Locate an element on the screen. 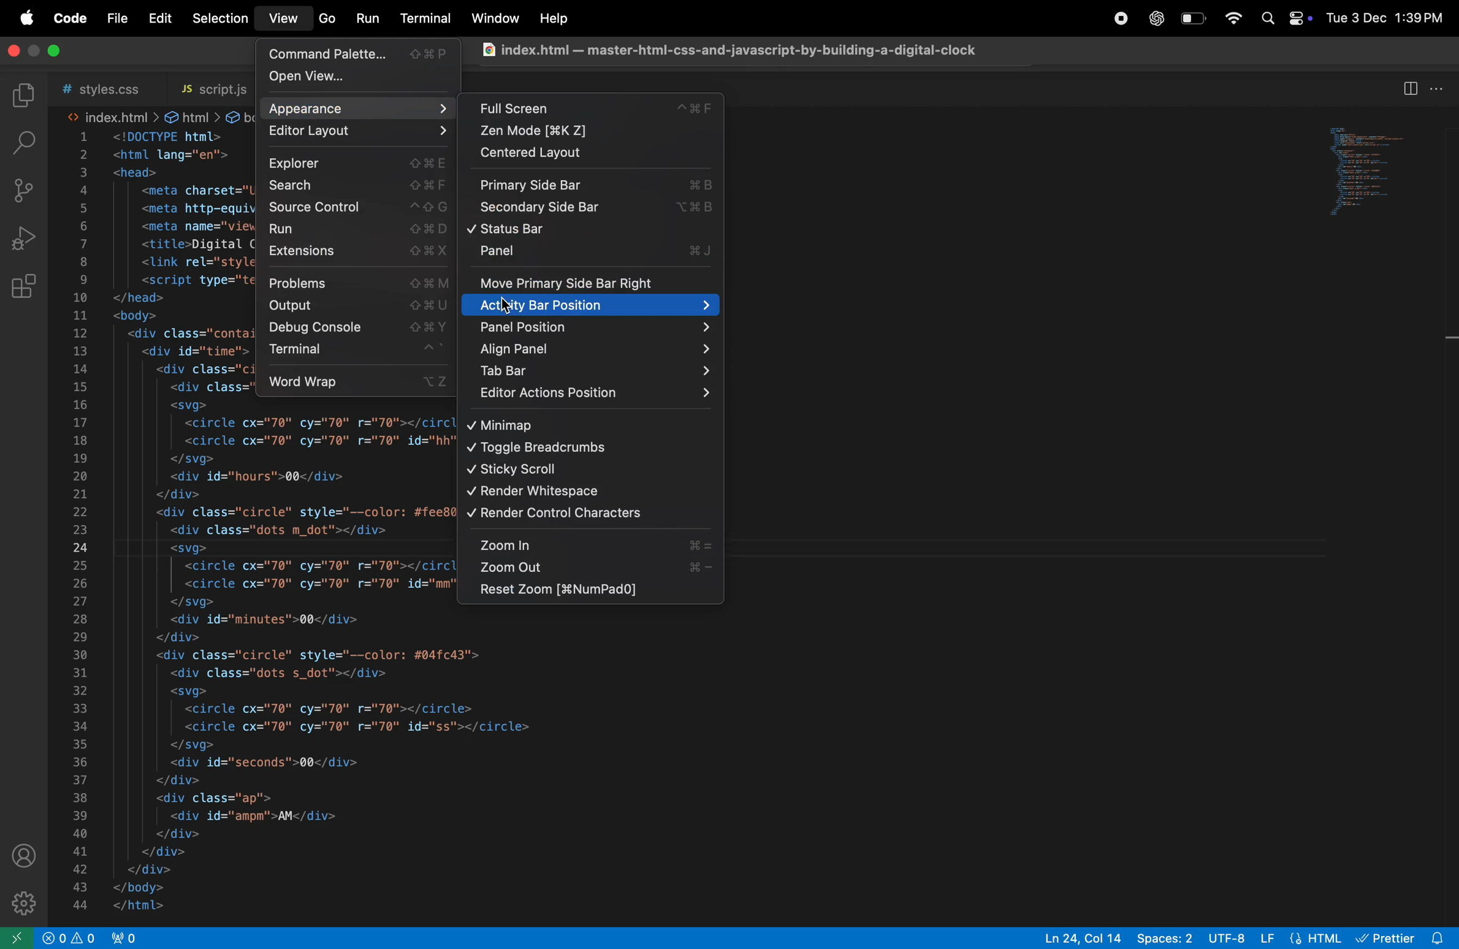 The height and width of the screenshot is (949, 1459). problems is located at coordinates (355, 283).